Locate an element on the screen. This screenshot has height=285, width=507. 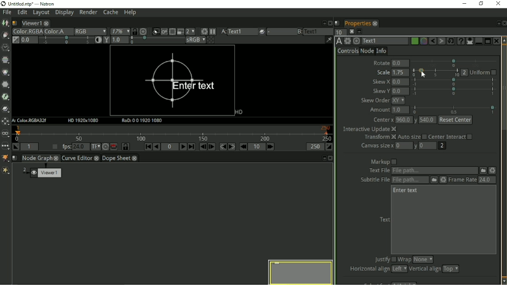
Float pane is located at coordinates (360, 32).